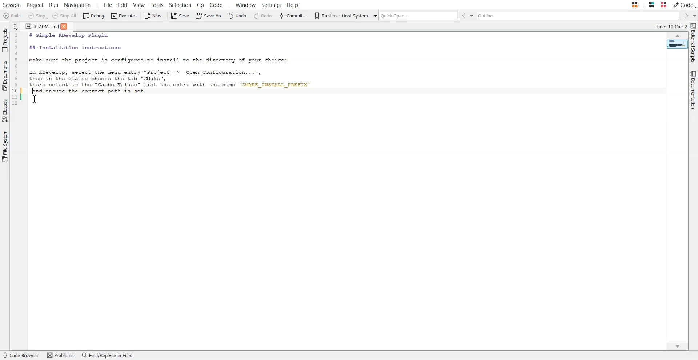 The image size is (698, 360). What do you see at coordinates (66, 27) in the screenshot?
I see `Close` at bounding box center [66, 27].